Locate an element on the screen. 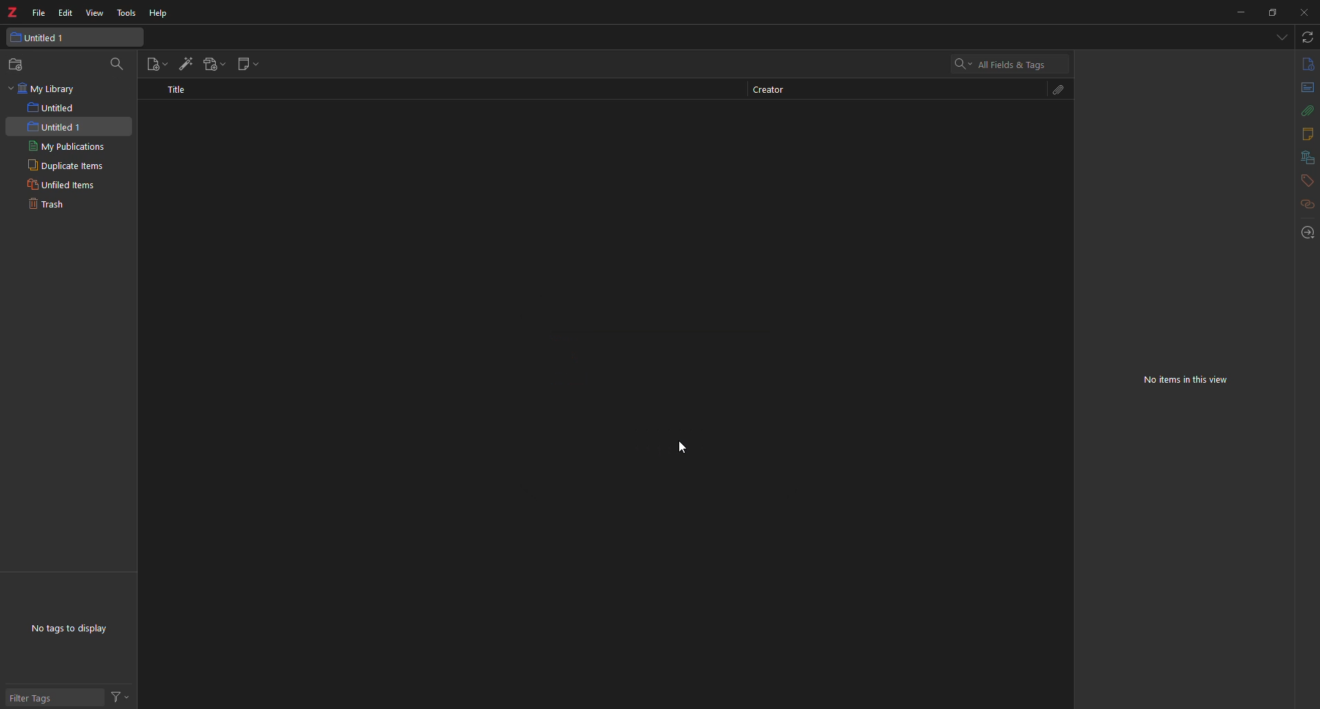 This screenshot has height=709, width=1320. tabs is located at coordinates (1281, 38).